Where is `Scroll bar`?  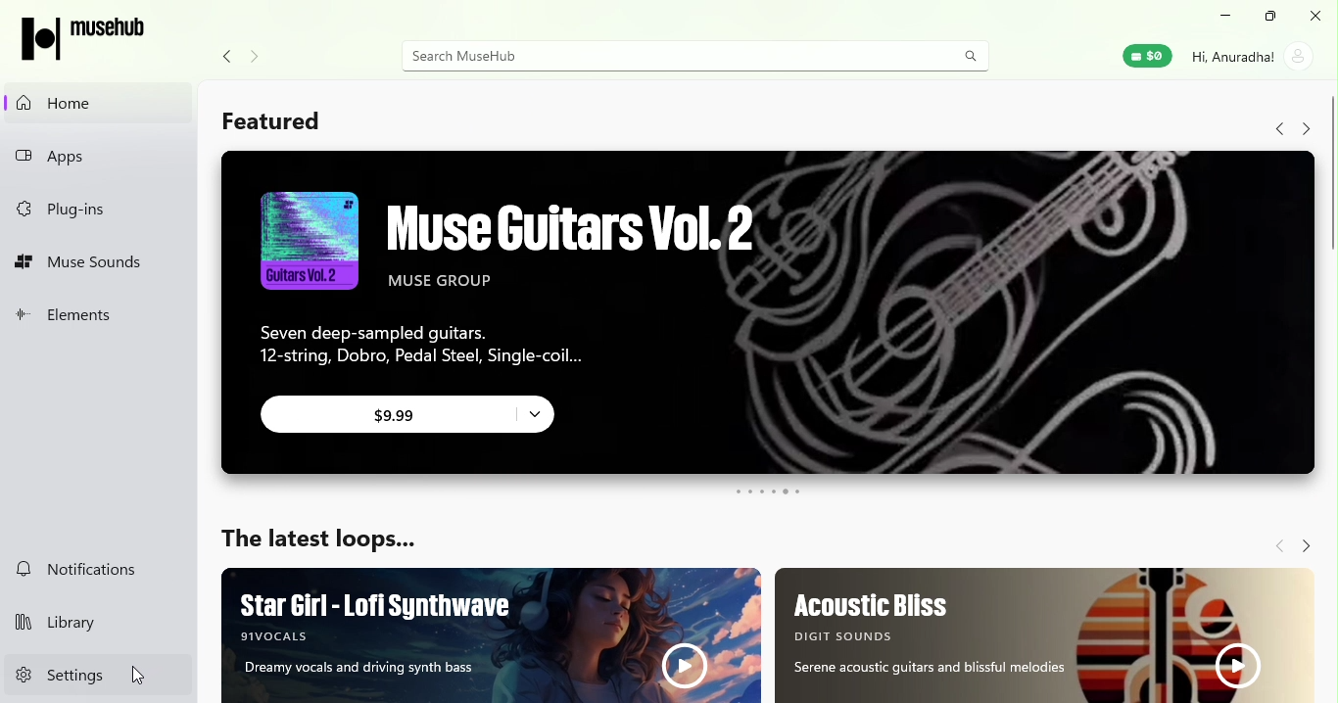 Scroll bar is located at coordinates (1330, 394).